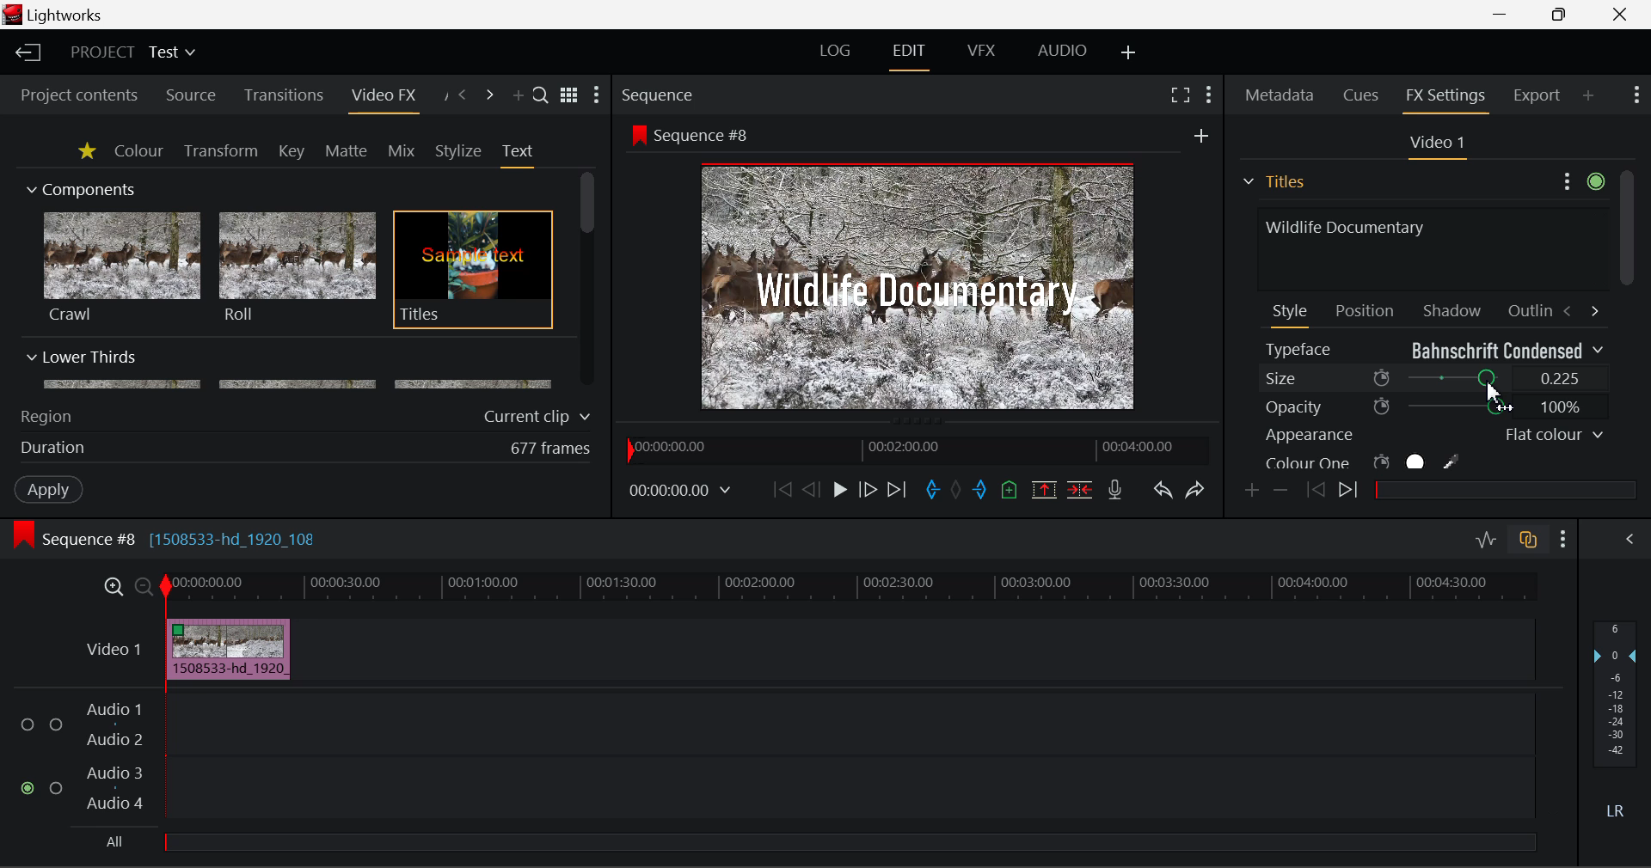  What do you see at coordinates (1617, 724) in the screenshot?
I see `Decibel Level` at bounding box center [1617, 724].